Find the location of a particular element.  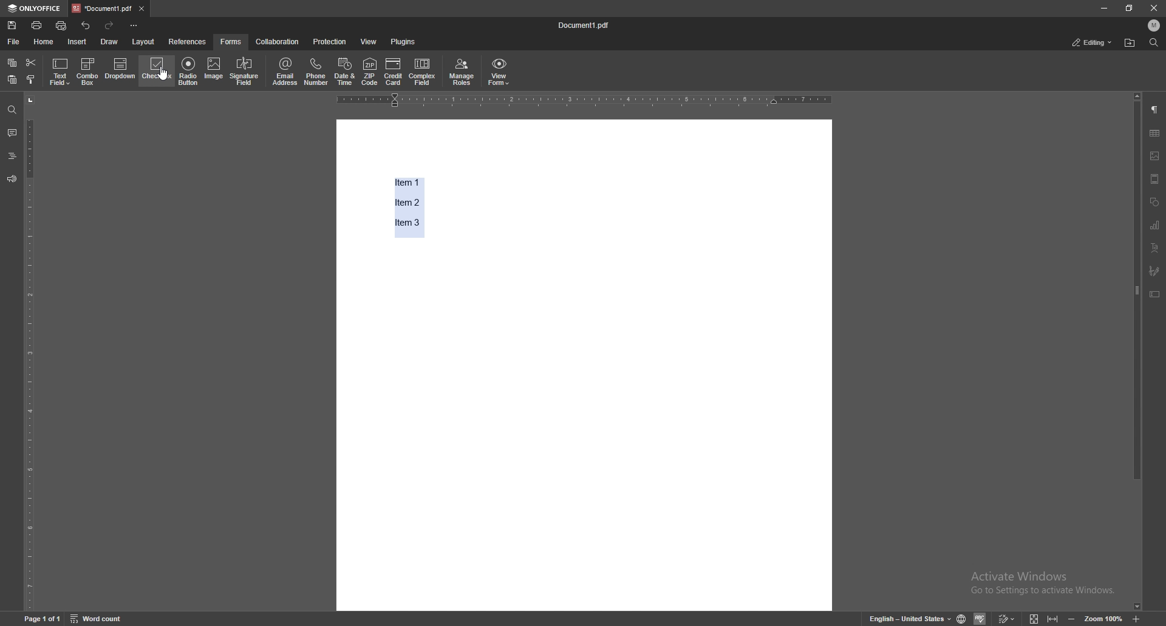

complex field is located at coordinates (423, 73).